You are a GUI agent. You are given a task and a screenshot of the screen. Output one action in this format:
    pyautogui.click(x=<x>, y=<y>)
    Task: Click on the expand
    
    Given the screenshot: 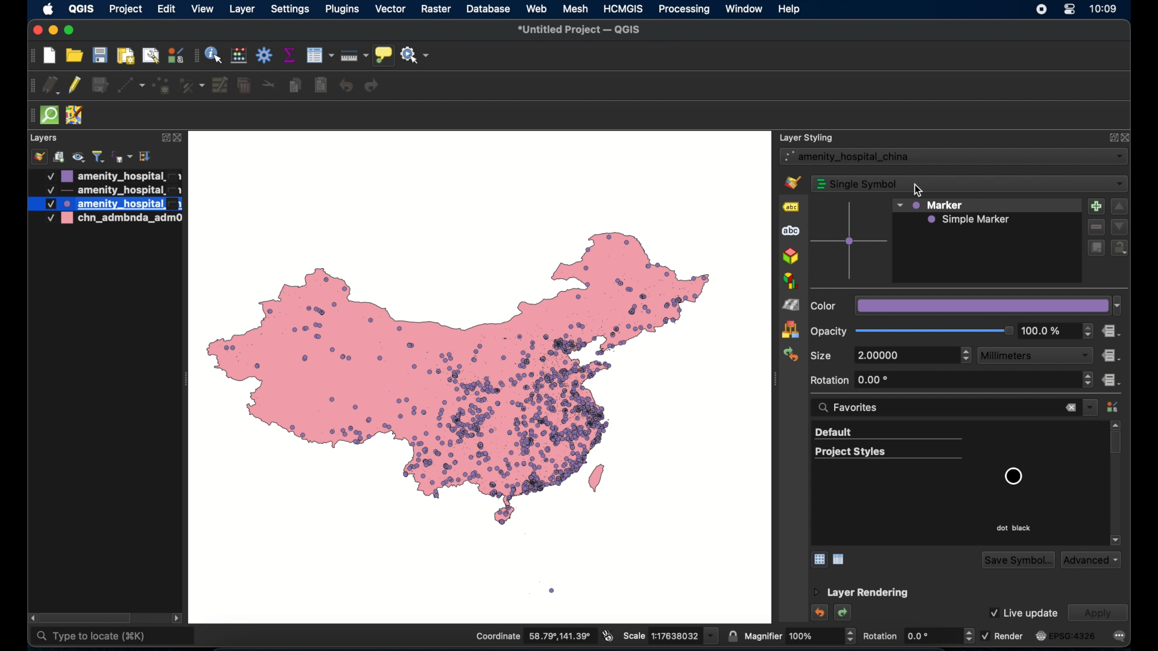 What is the action you would take?
    pyautogui.click(x=1110, y=137)
    